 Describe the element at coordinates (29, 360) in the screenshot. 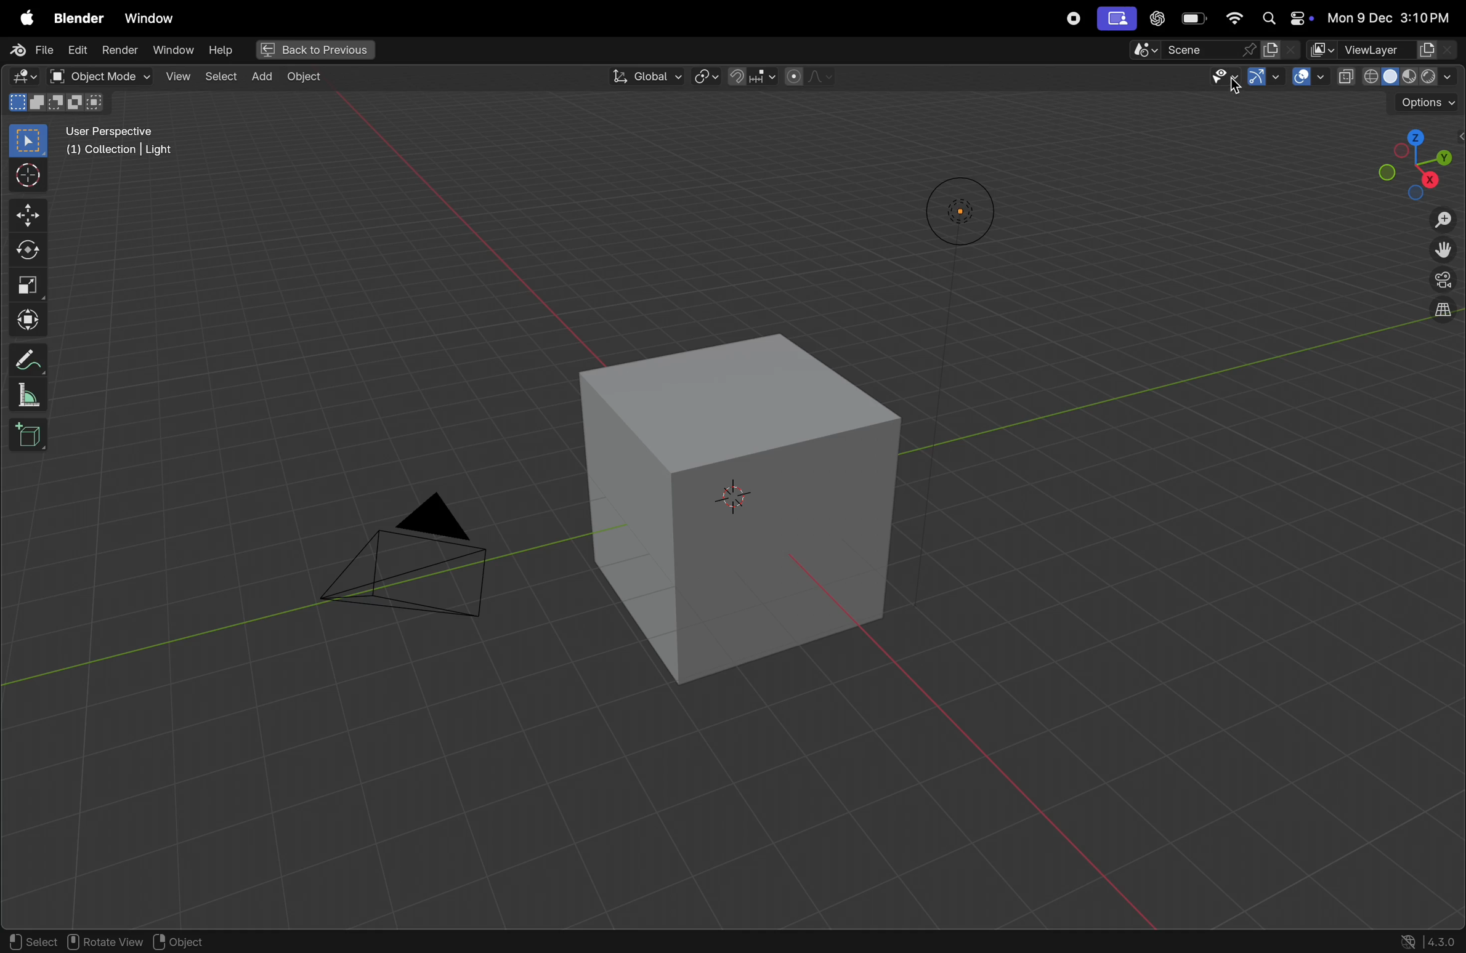

I see `annotate` at that location.